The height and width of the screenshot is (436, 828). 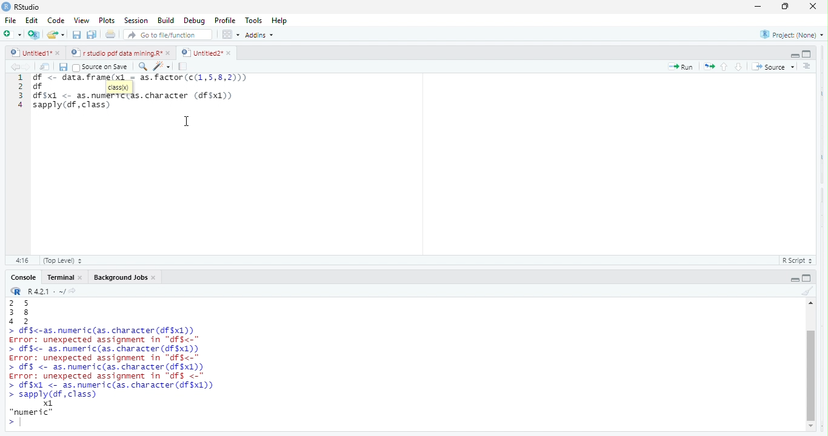 I want to click on save current document, so click(x=64, y=67).